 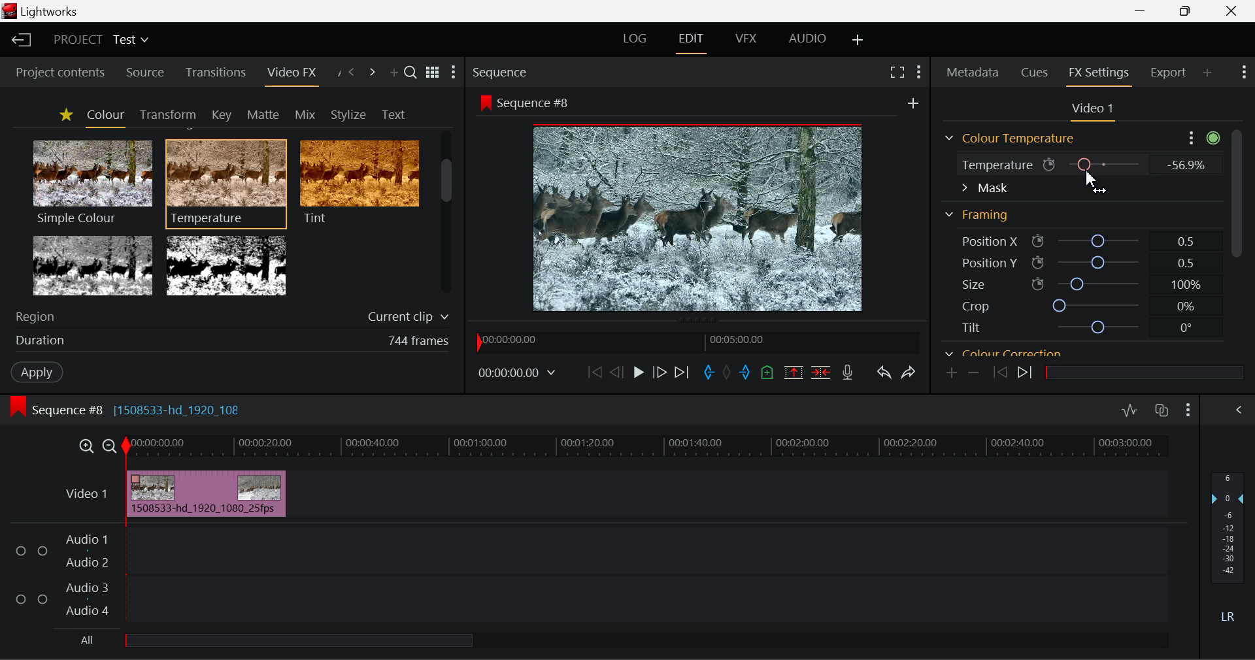 I want to click on Show Settings, so click(x=454, y=72).